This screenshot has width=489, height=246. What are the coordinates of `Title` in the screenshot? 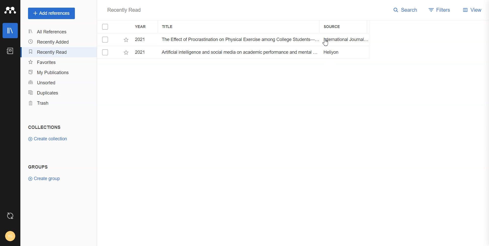 It's located at (168, 27).